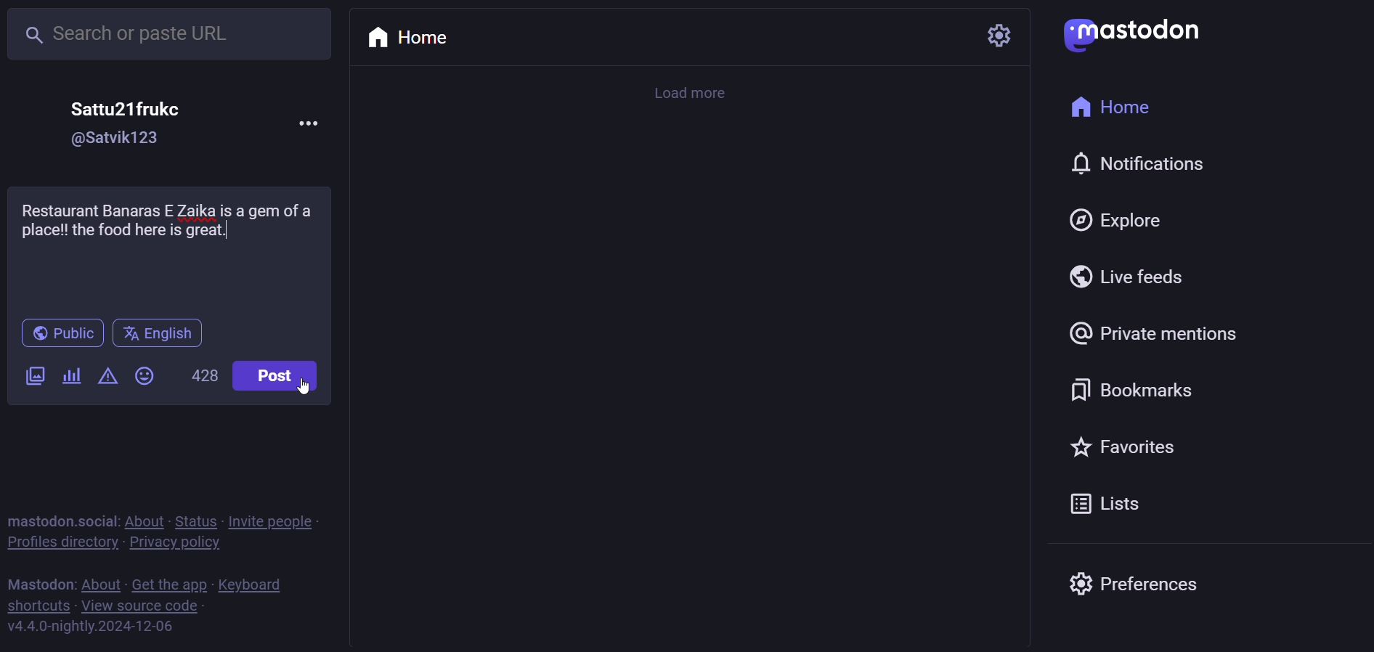  What do you see at coordinates (1130, 579) in the screenshot?
I see `preference` at bounding box center [1130, 579].